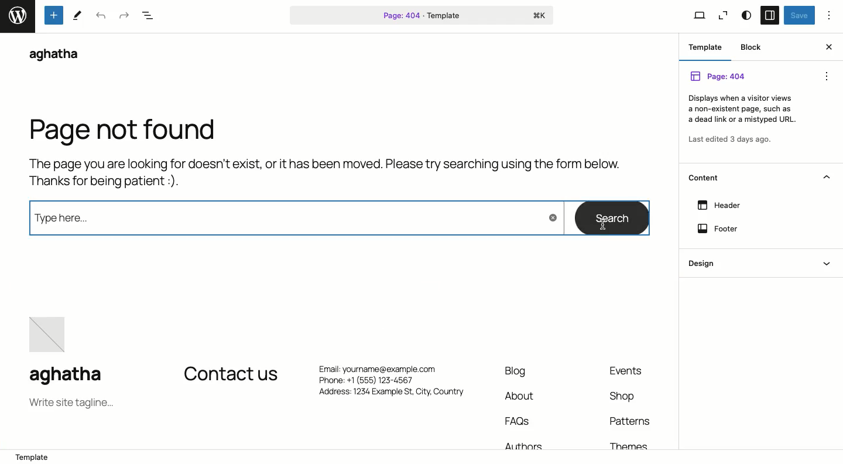 This screenshot has width=843, height=464. Describe the element at coordinates (70, 404) in the screenshot. I see `Tagline` at that location.